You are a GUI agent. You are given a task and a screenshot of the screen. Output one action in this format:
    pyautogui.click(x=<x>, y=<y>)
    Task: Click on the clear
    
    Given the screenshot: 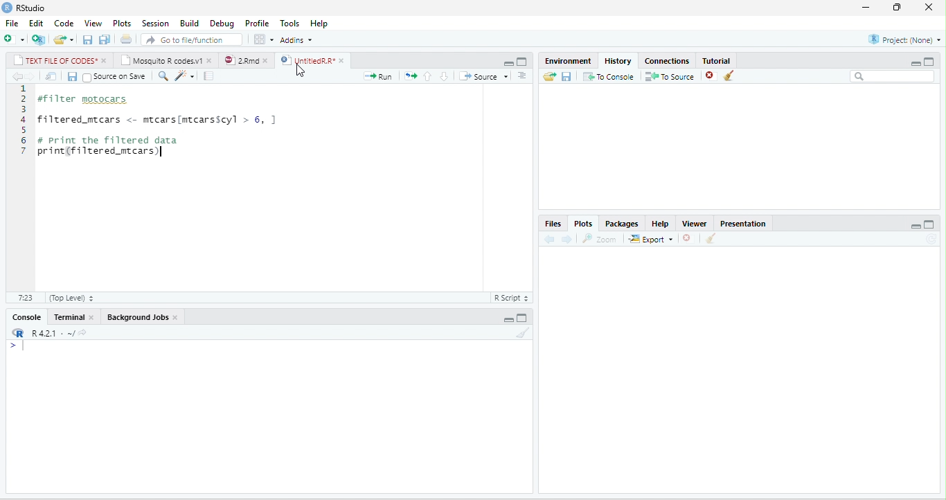 What is the action you would take?
    pyautogui.click(x=524, y=332)
    